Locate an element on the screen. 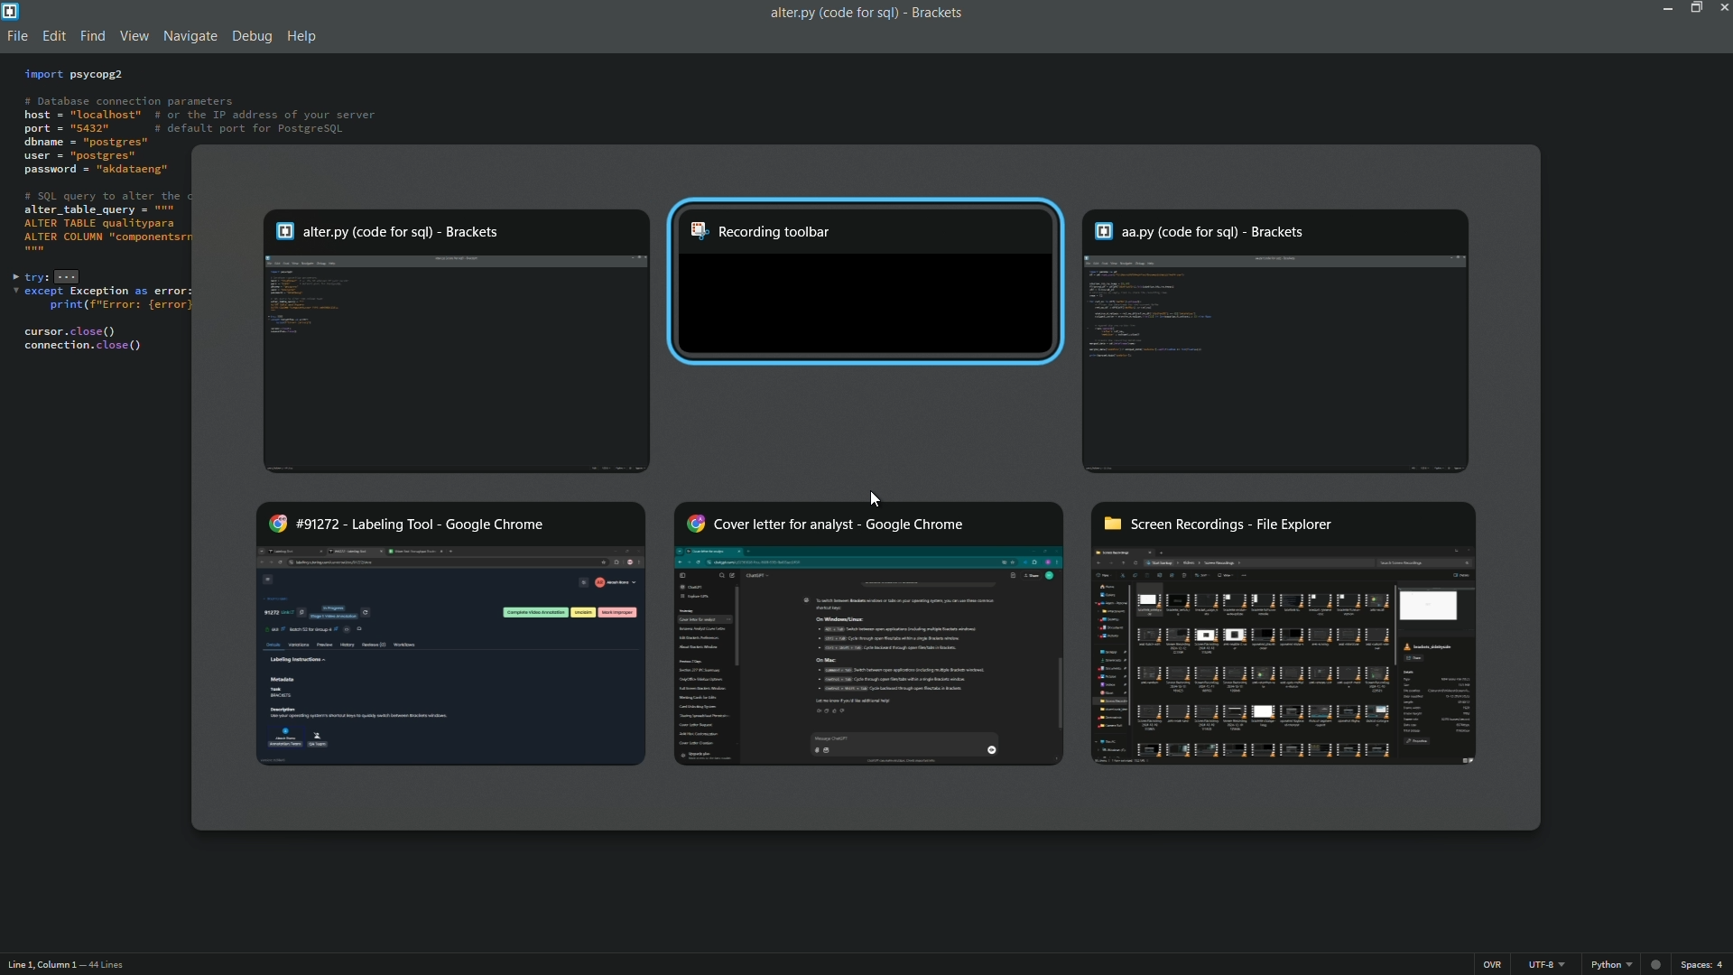 The image size is (1733, 975). app name is located at coordinates (939, 11).